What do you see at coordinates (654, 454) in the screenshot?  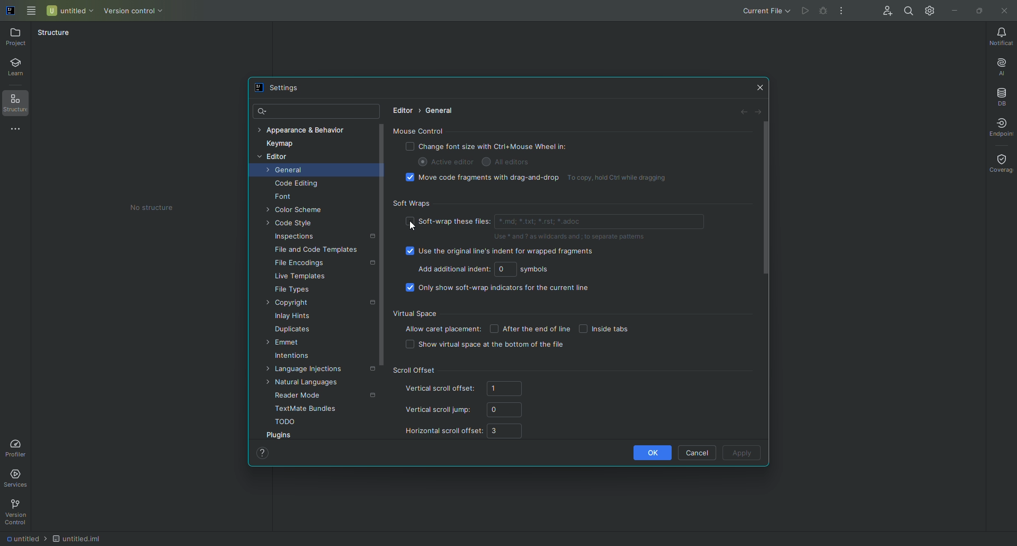 I see `OK` at bounding box center [654, 454].